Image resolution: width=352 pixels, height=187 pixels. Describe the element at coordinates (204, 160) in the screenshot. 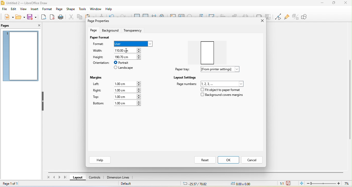

I see `reset` at that location.